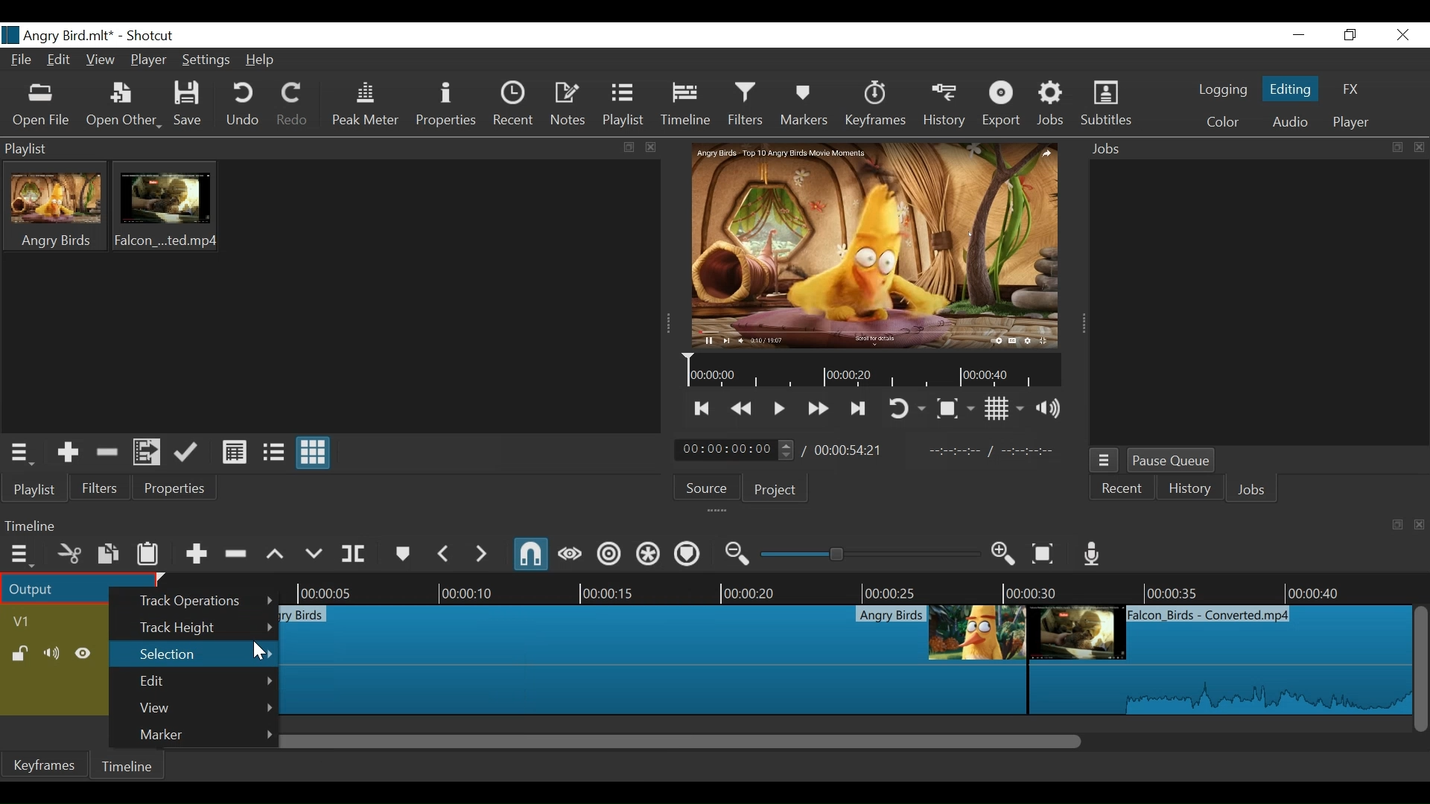 The width and height of the screenshot is (1430, 804). What do you see at coordinates (66, 453) in the screenshot?
I see `Add the Source to the playlist` at bounding box center [66, 453].